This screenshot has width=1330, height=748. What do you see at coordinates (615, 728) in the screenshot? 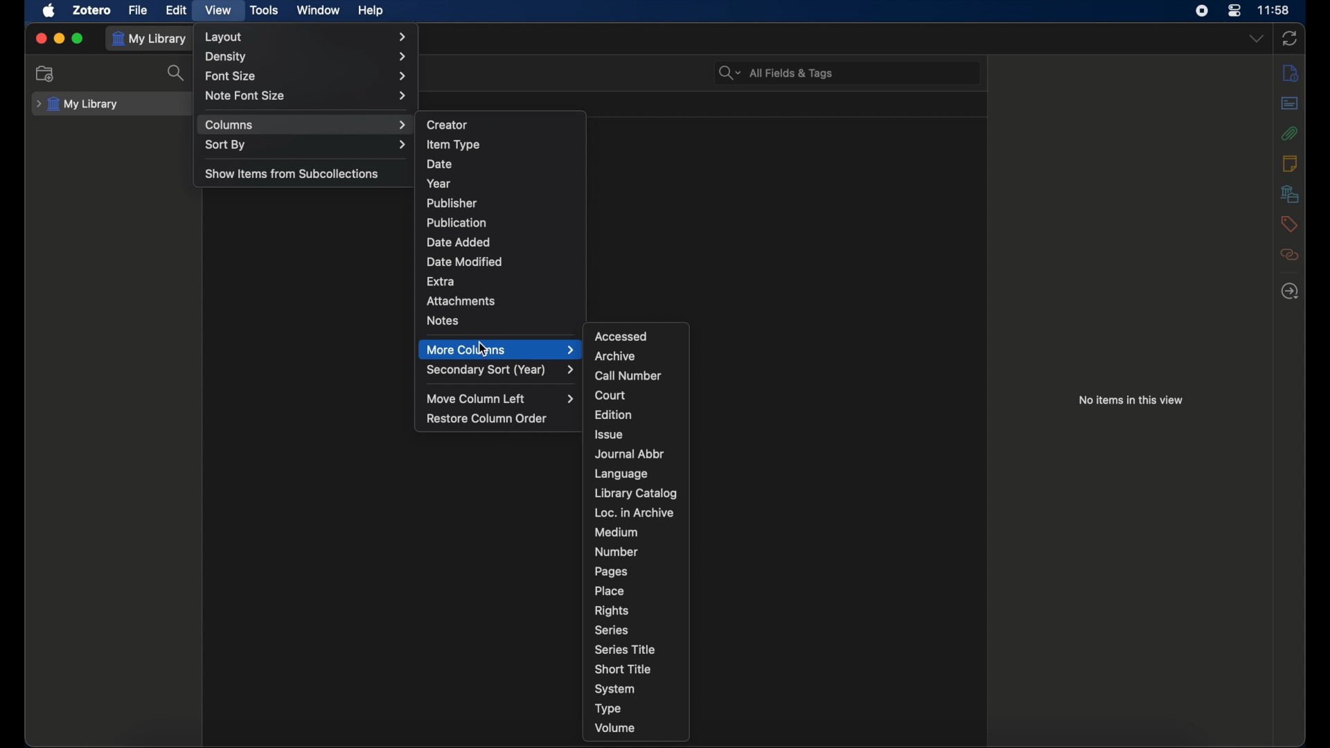
I see `volume` at bounding box center [615, 728].